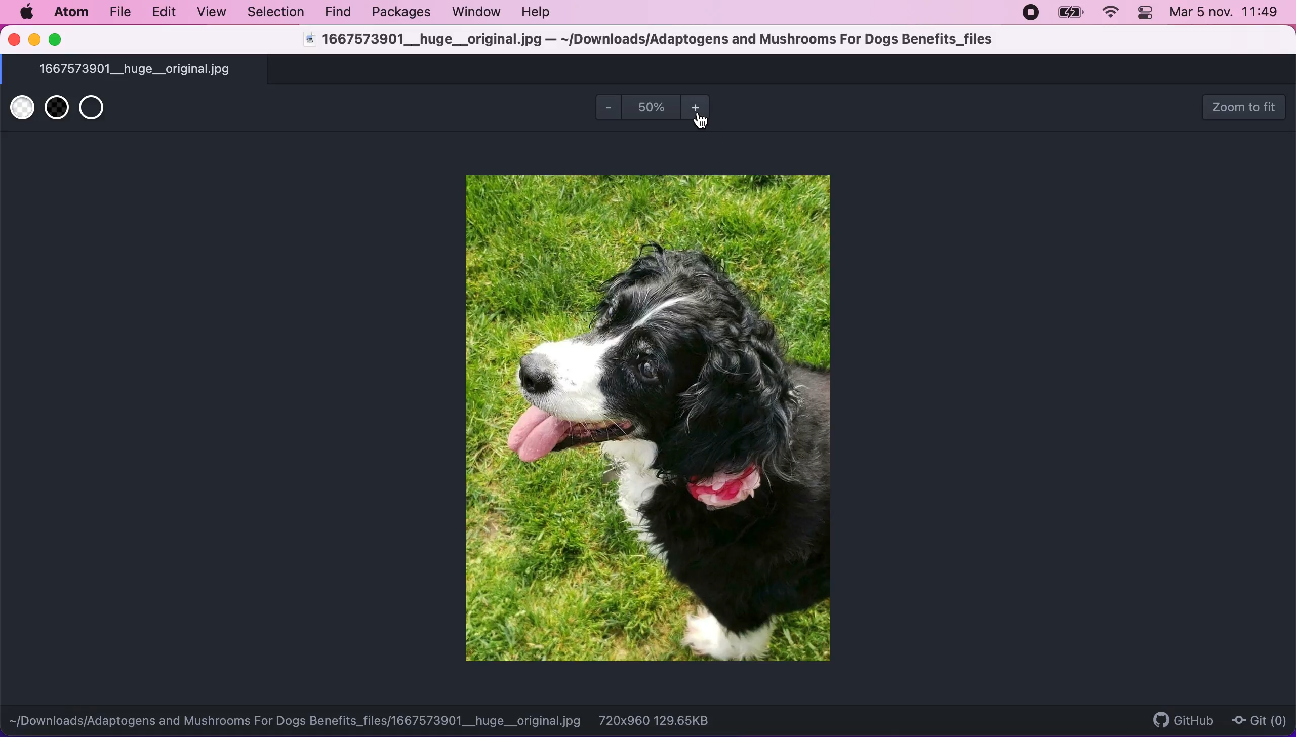  I want to click on maximize, so click(59, 39).